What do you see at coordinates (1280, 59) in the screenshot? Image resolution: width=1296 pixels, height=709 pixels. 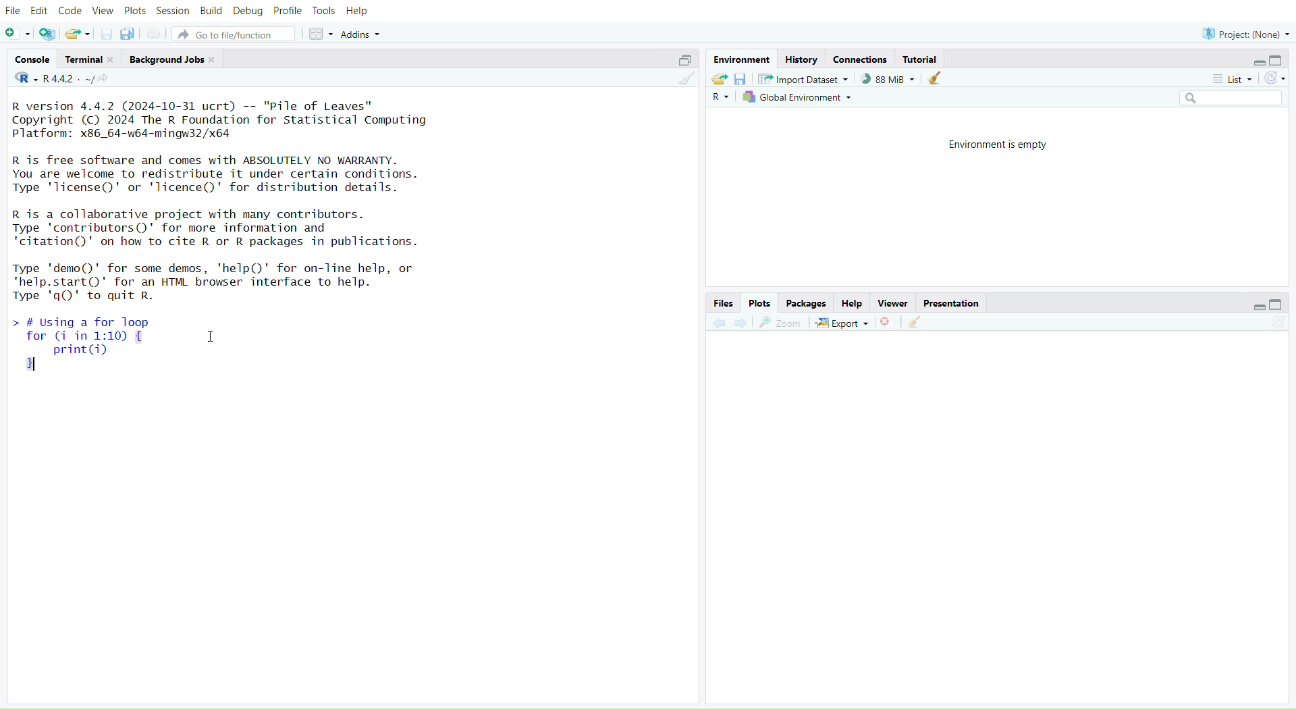 I see `collapse` at bounding box center [1280, 59].